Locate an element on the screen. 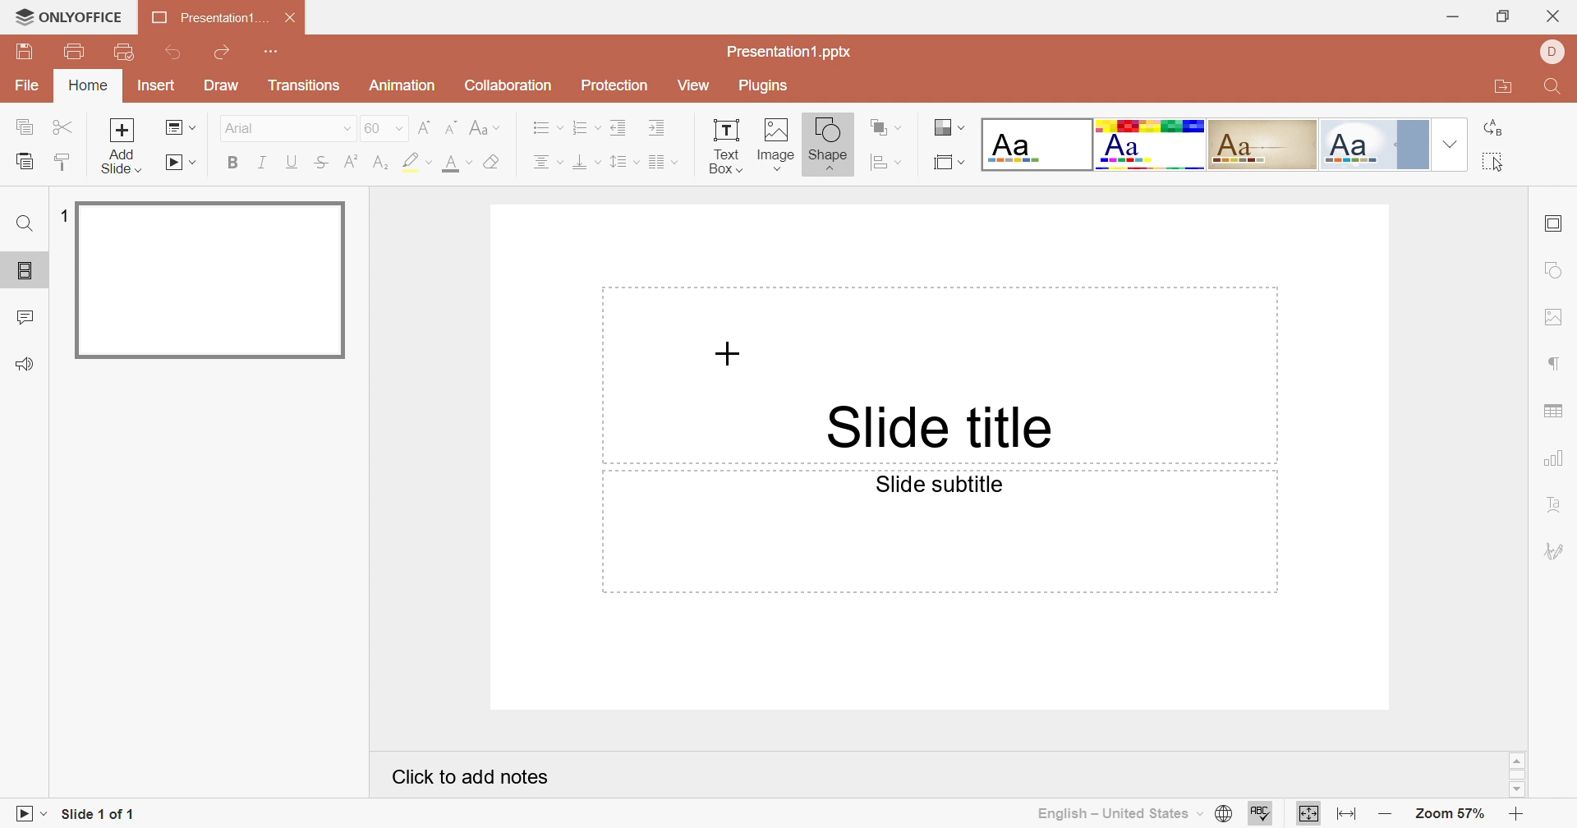  Insert columns is located at coordinates (663, 163).